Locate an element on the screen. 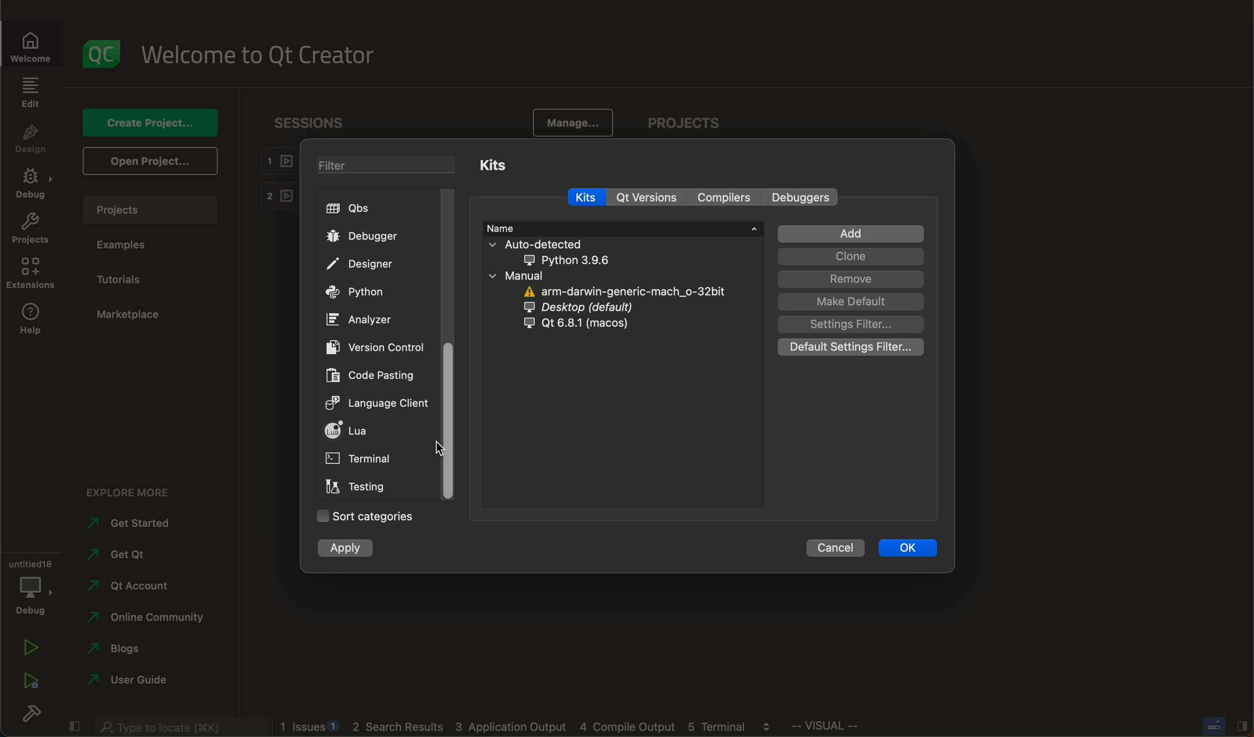  cancel is located at coordinates (834, 547).